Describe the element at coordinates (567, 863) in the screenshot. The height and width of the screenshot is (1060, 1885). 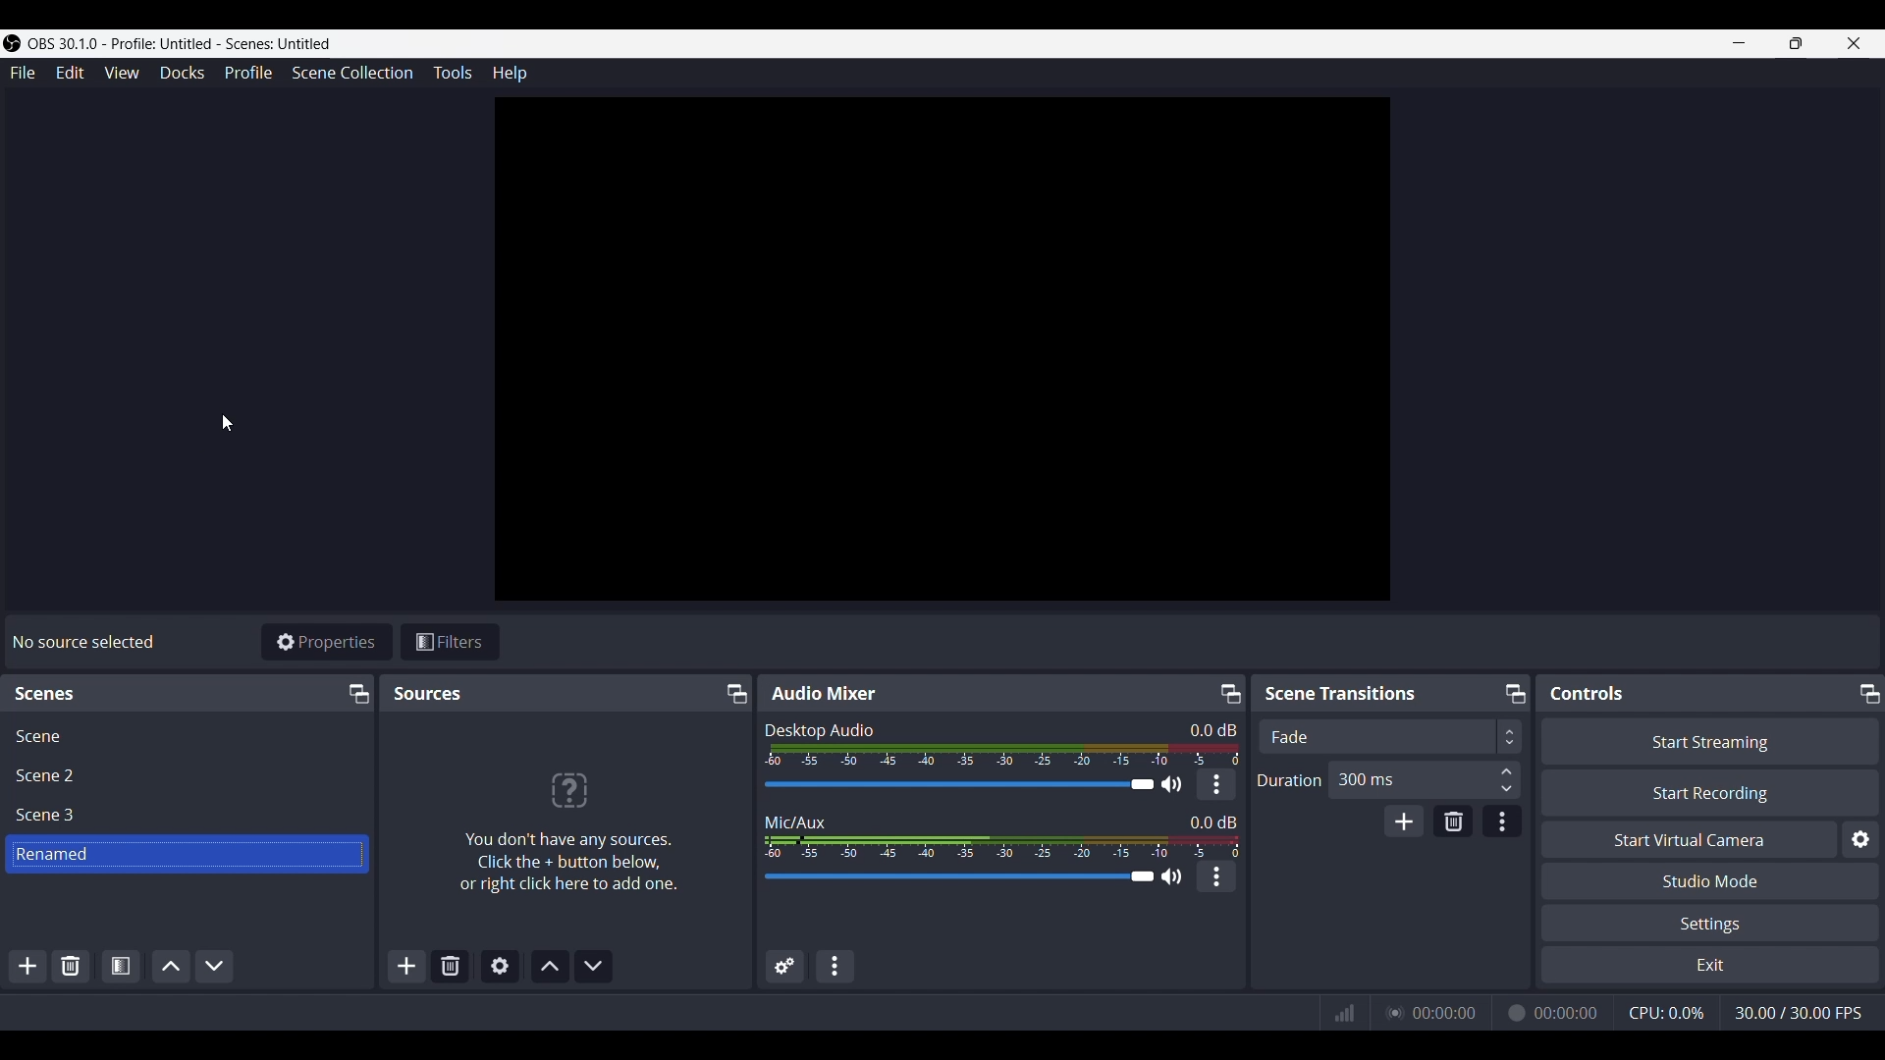
I see `You don't have any sources. Click the + button below, or right click to add one. ` at that location.